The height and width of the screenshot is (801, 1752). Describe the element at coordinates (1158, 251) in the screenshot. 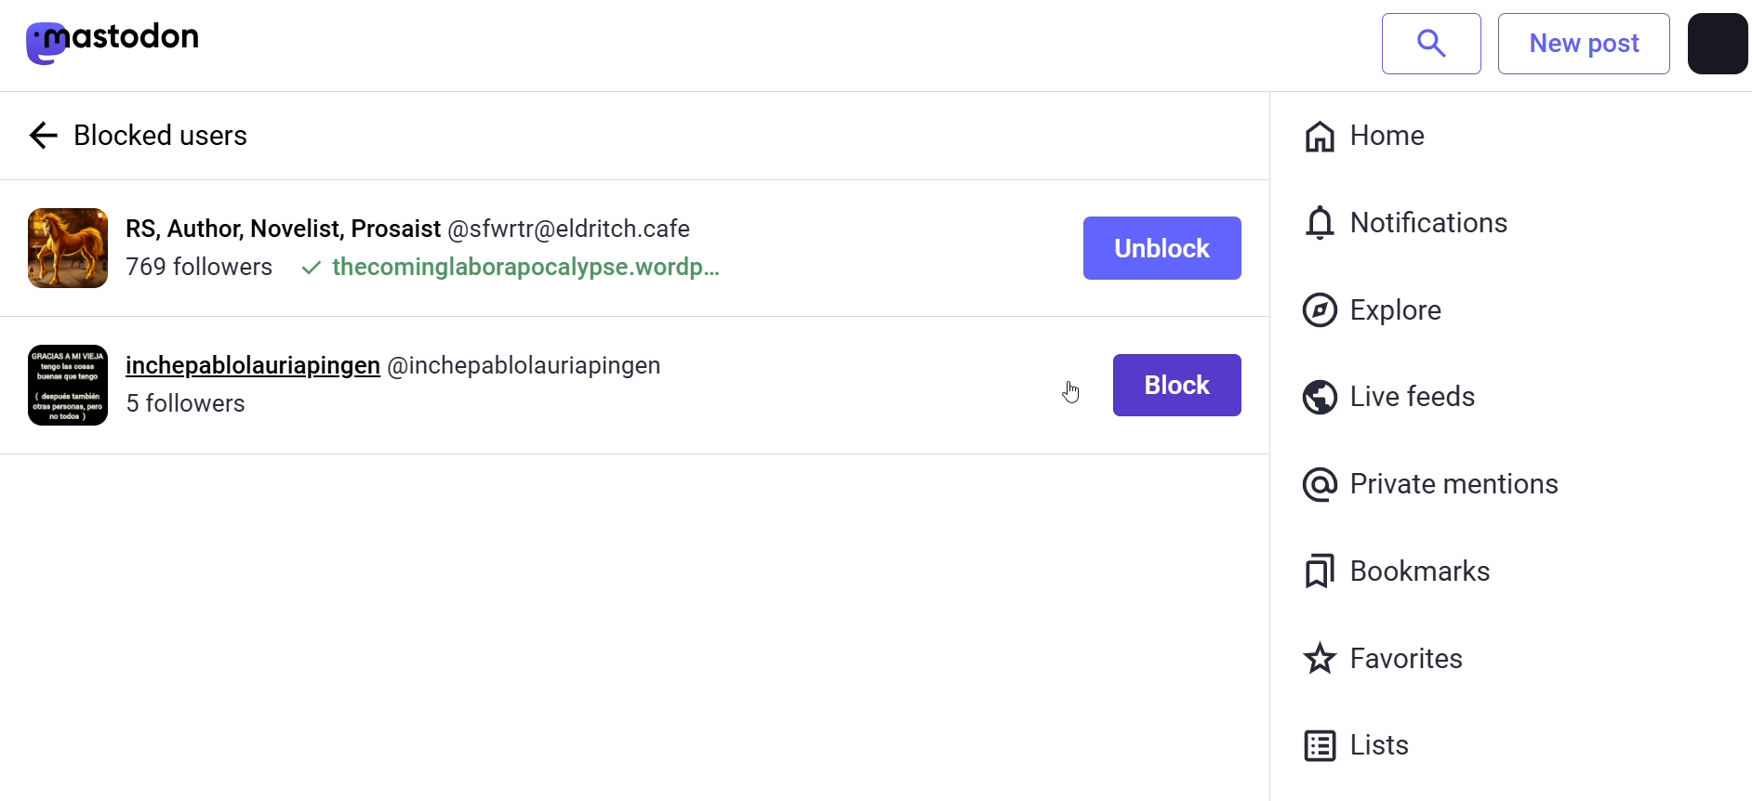

I see `unblock` at that location.